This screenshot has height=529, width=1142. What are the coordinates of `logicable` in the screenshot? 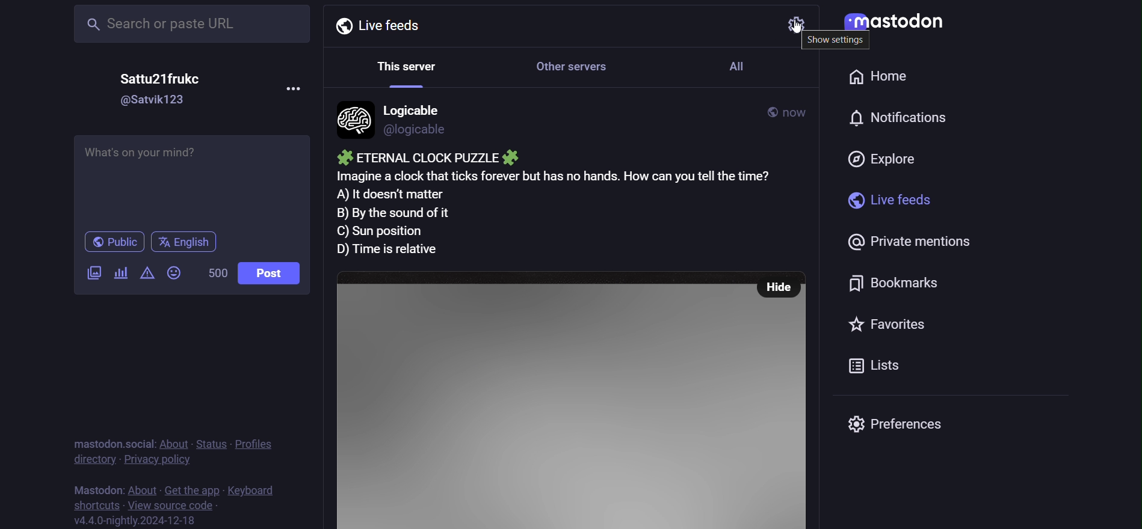 It's located at (418, 109).